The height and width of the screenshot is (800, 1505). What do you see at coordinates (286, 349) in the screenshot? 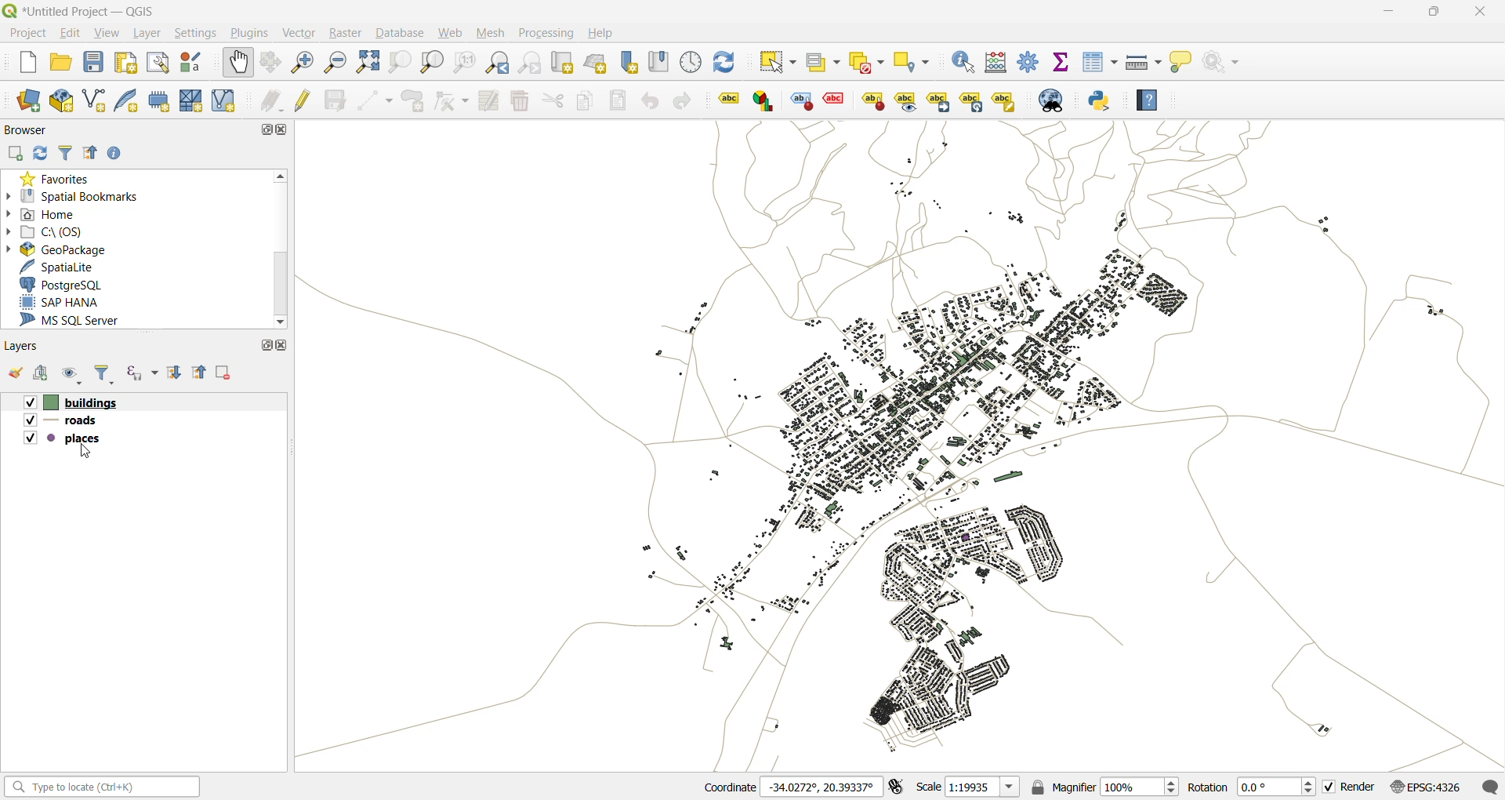
I see `close` at bounding box center [286, 349].